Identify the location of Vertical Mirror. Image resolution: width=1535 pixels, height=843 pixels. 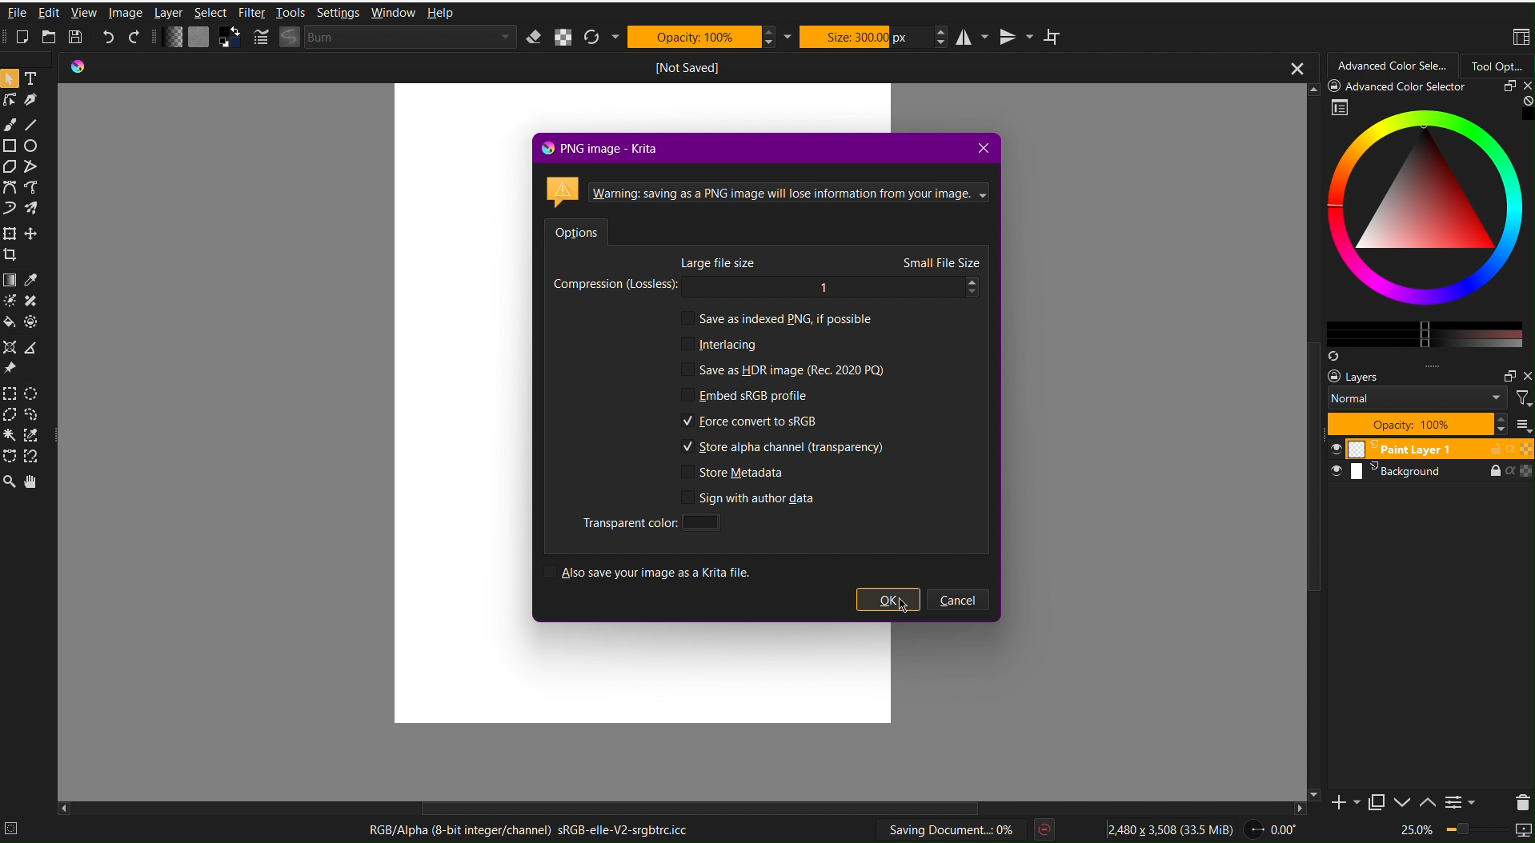
(1015, 35).